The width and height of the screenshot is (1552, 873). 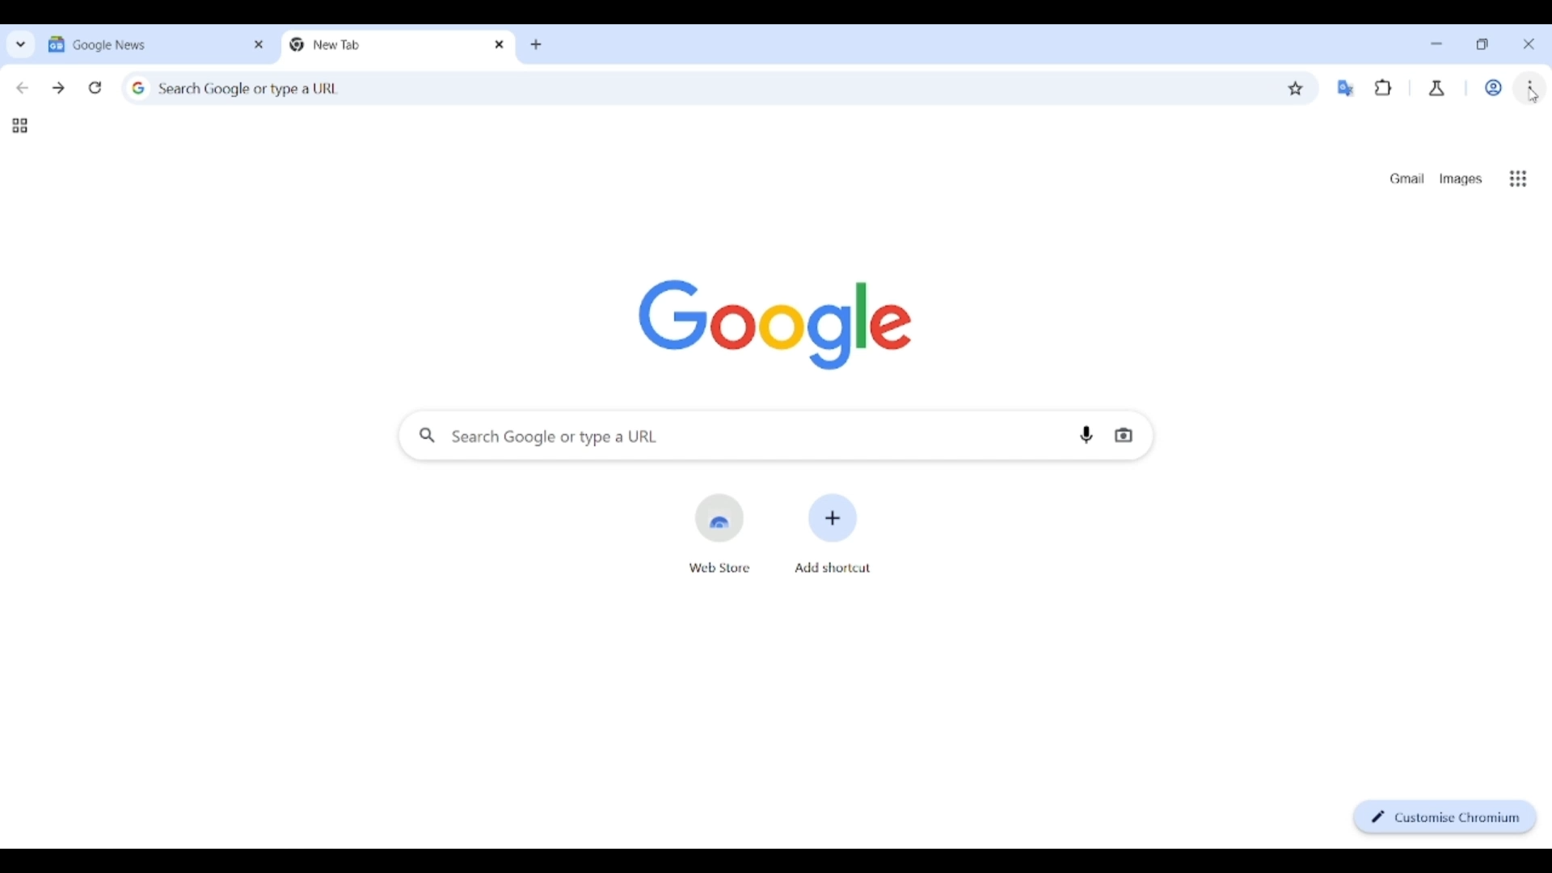 What do you see at coordinates (832, 533) in the screenshot?
I see `Add shortcut from another website` at bounding box center [832, 533].